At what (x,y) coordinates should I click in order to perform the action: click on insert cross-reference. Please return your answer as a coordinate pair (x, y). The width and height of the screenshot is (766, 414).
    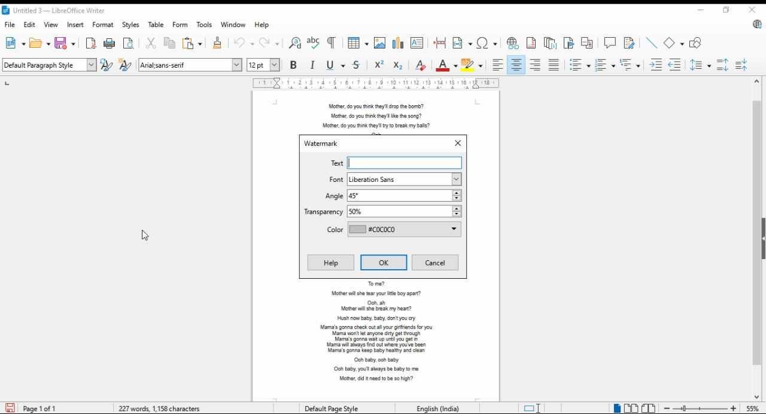
    Looking at the image, I should click on (587, 43).